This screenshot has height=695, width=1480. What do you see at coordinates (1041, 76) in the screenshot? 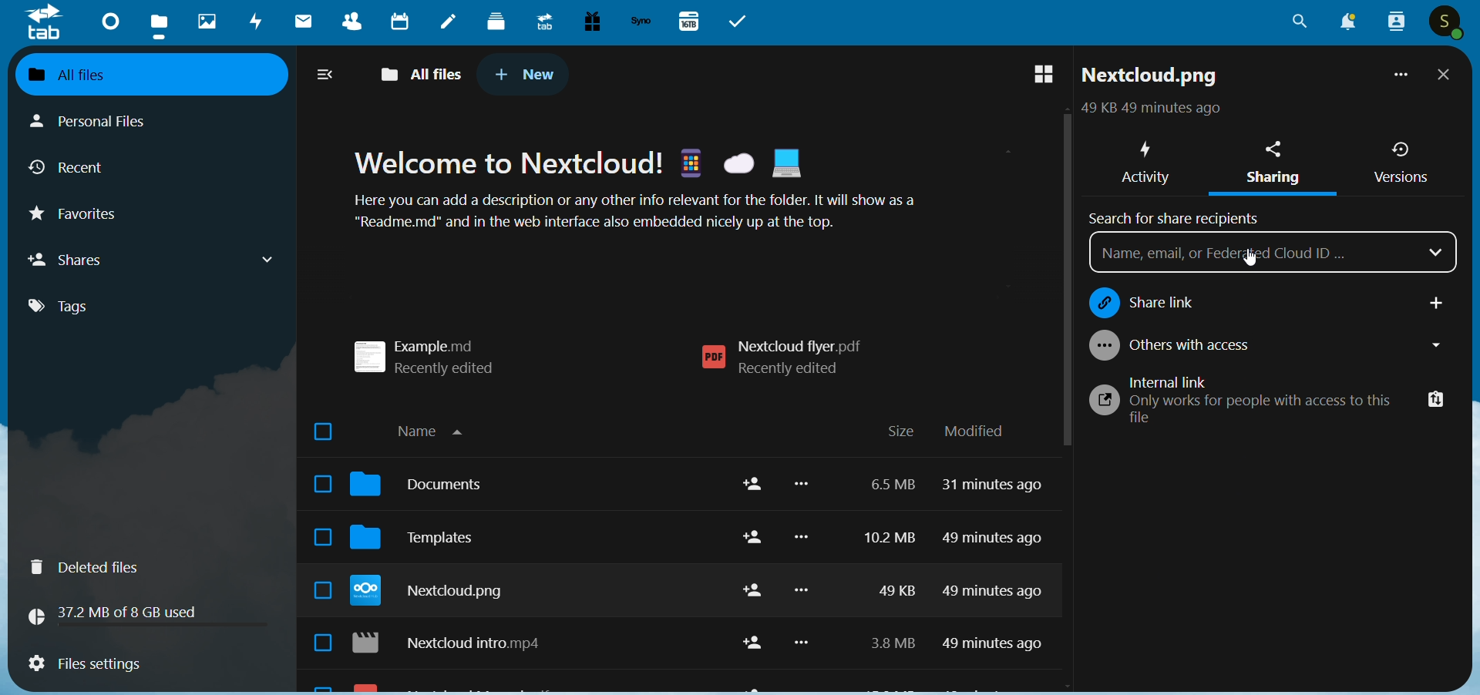
I see `view` at bounding box center [1041, 76].